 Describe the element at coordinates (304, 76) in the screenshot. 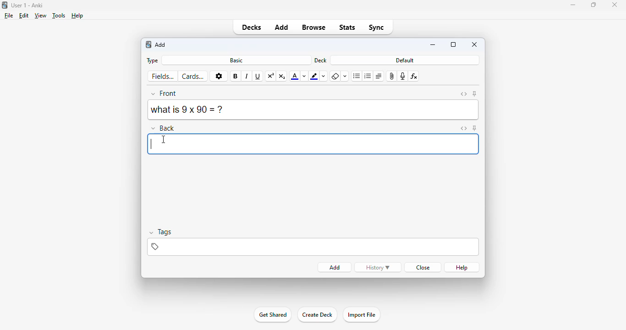

I see `change color` at that location.